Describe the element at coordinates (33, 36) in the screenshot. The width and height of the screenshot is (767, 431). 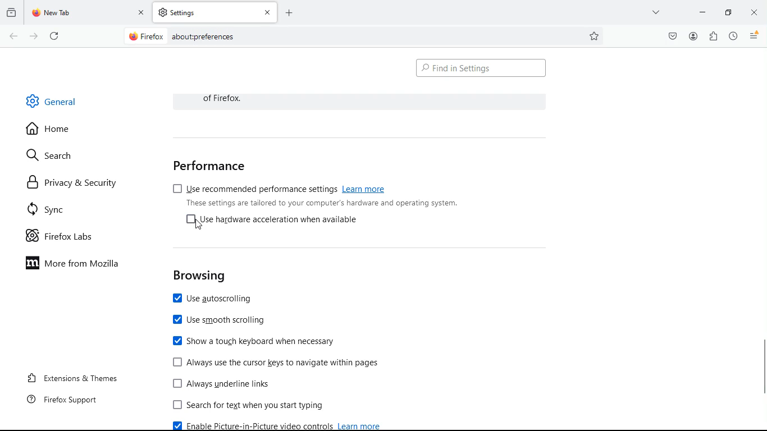
I see `forward` at that location.